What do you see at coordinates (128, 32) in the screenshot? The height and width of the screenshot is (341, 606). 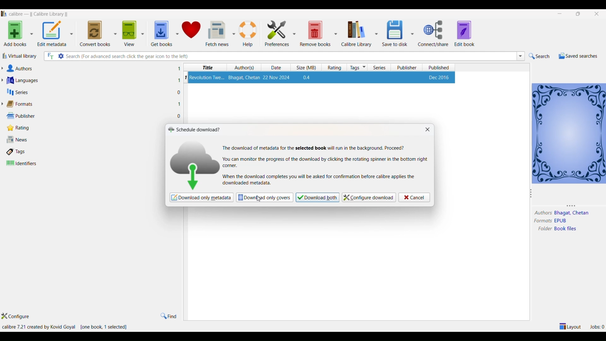 I see `view` at bounding box center [128, 32].